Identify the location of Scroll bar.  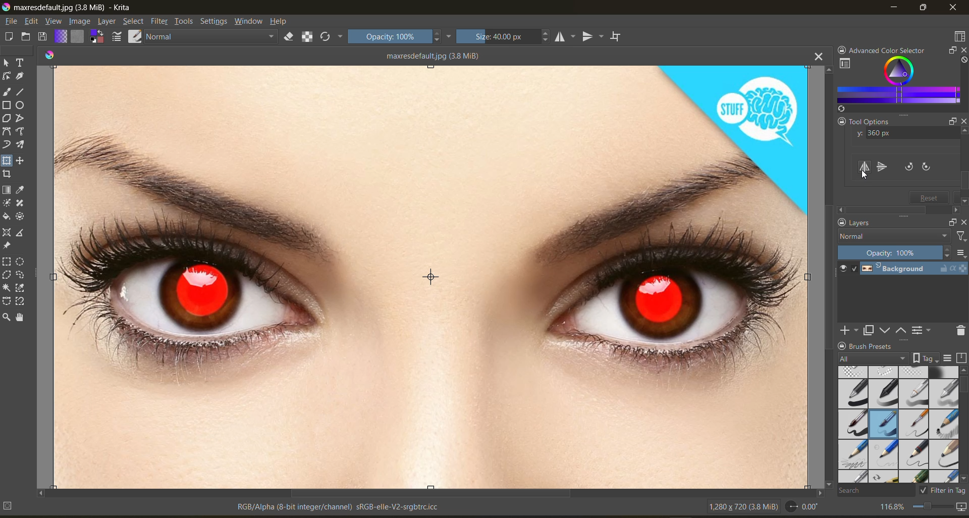
(965, 169).